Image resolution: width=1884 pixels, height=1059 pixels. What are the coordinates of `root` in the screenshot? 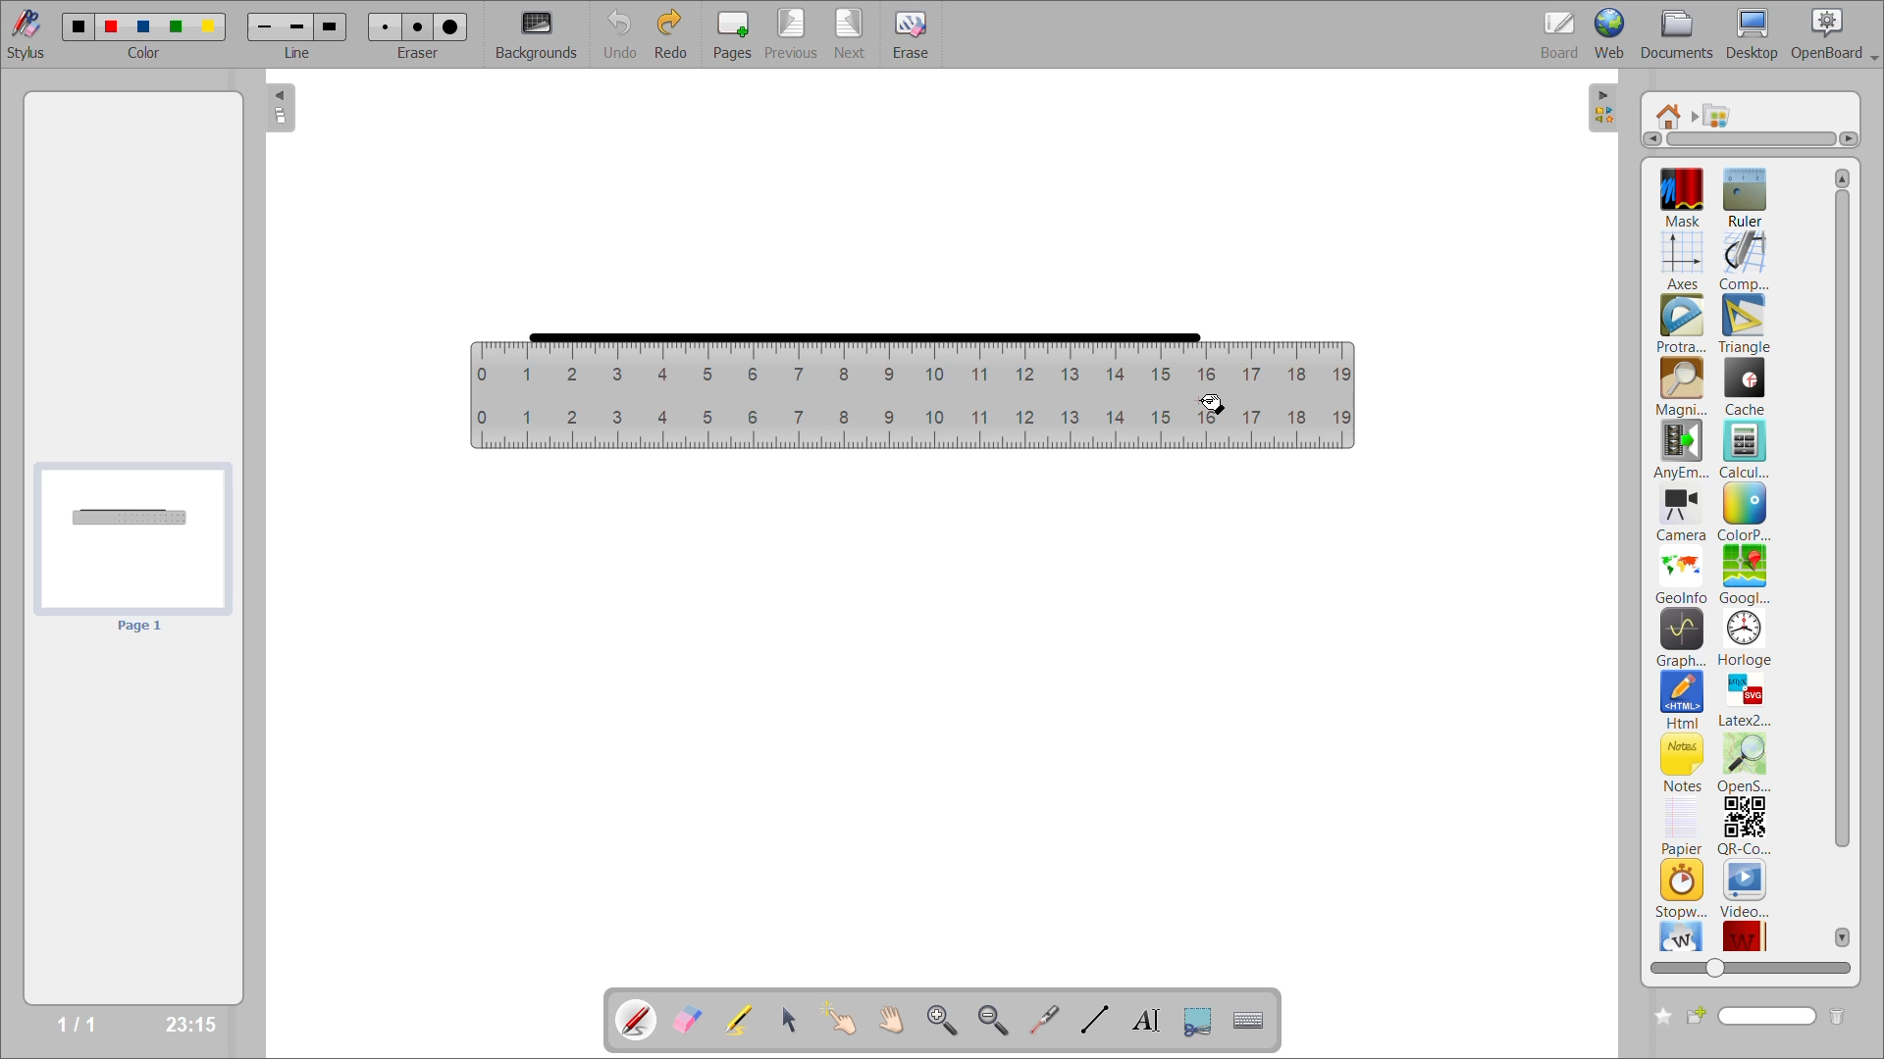 It's located at (1671, 116).